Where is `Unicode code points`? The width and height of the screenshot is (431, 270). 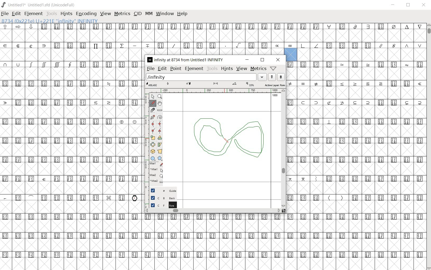 Unicode code points is located at coordinates (310, 64).